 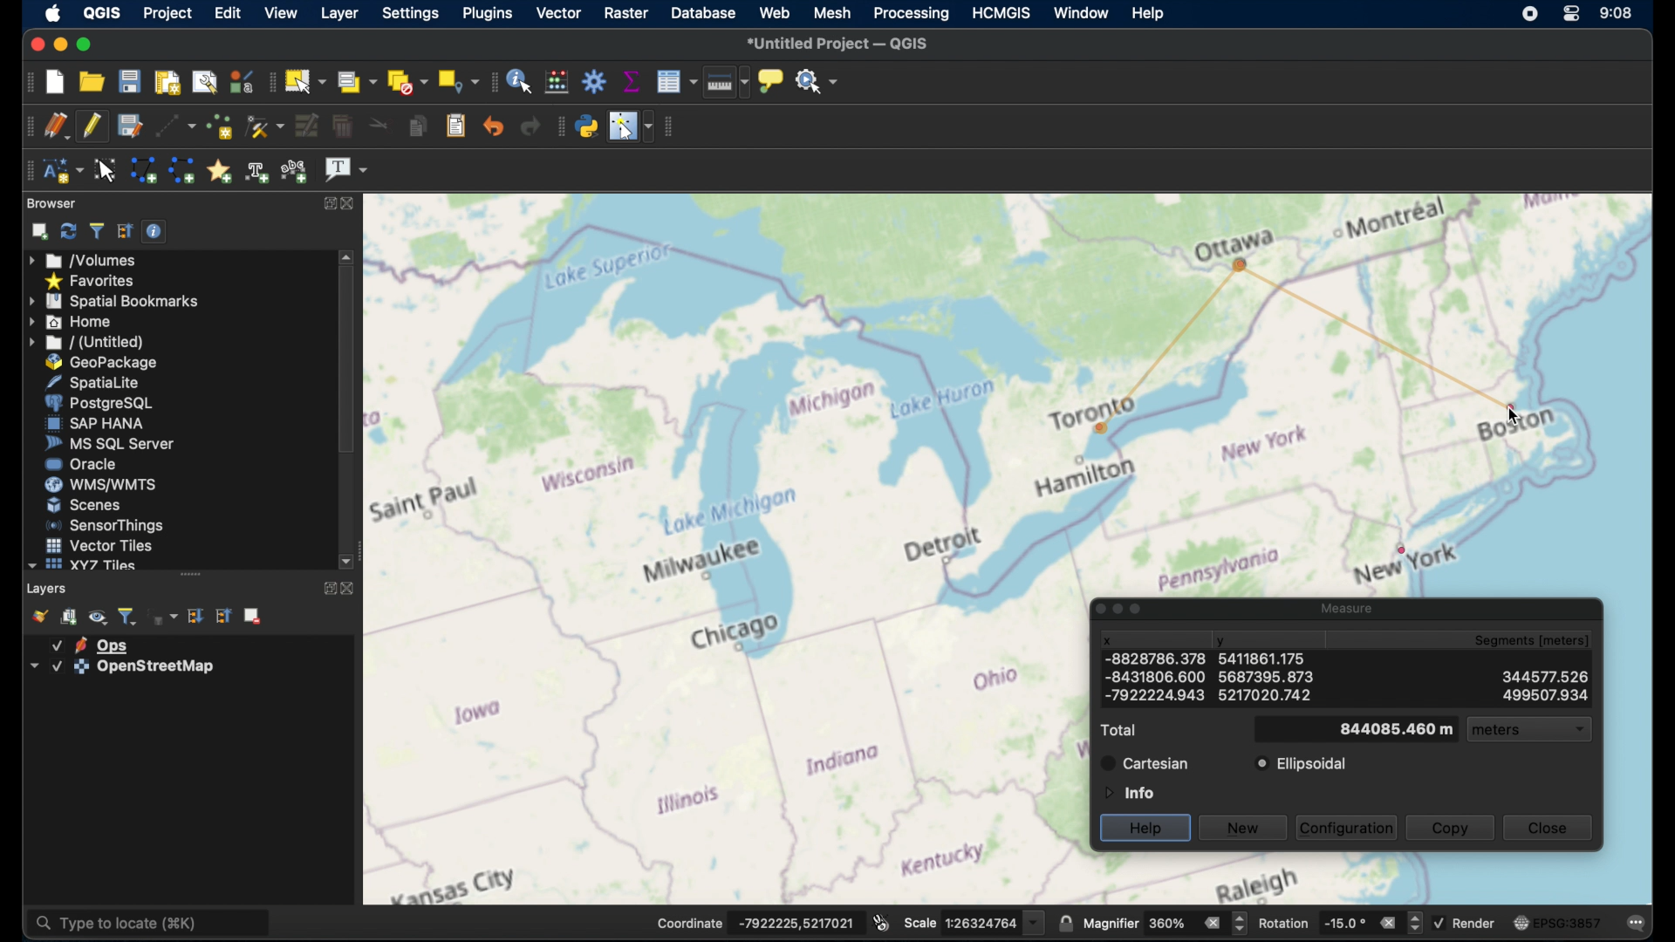 What do you see at coordinates (1302, 764) in the screenshot?
I see `ellipsoidal` at bounding box center [1302, 764].